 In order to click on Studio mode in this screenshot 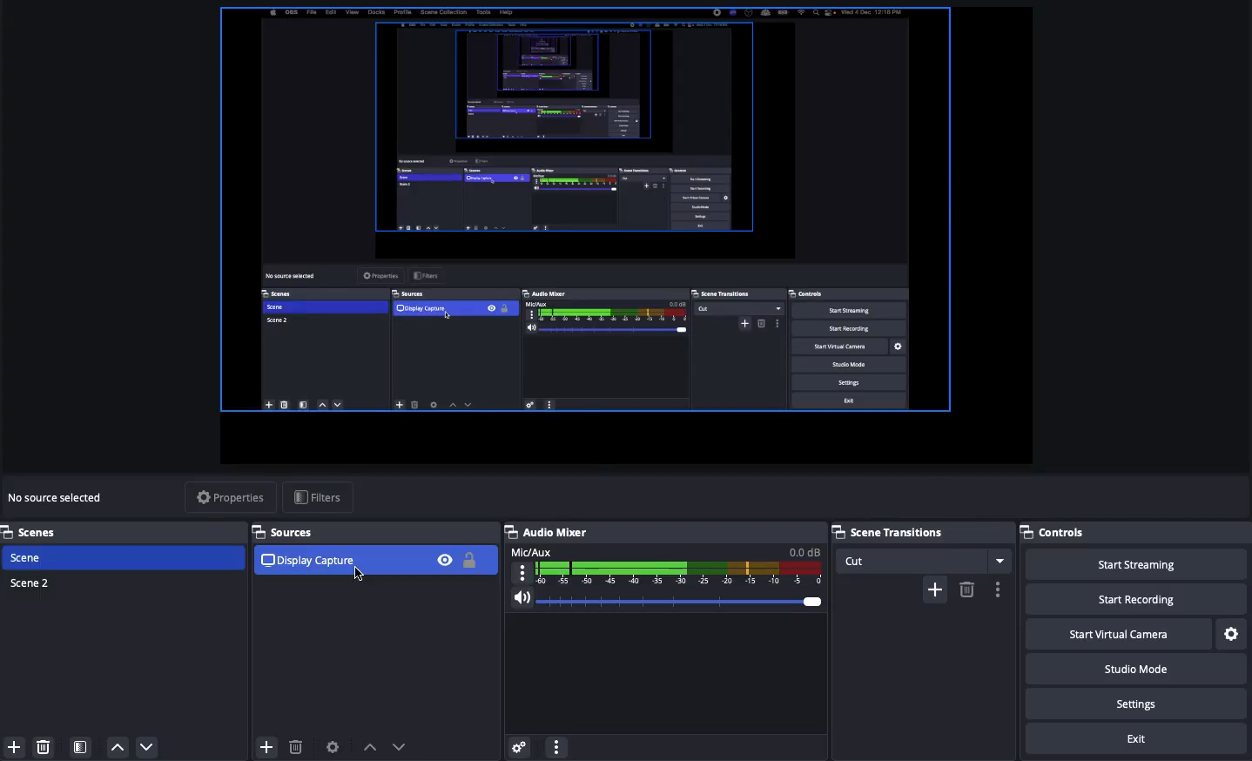, I will do `click(1133, 668)`.